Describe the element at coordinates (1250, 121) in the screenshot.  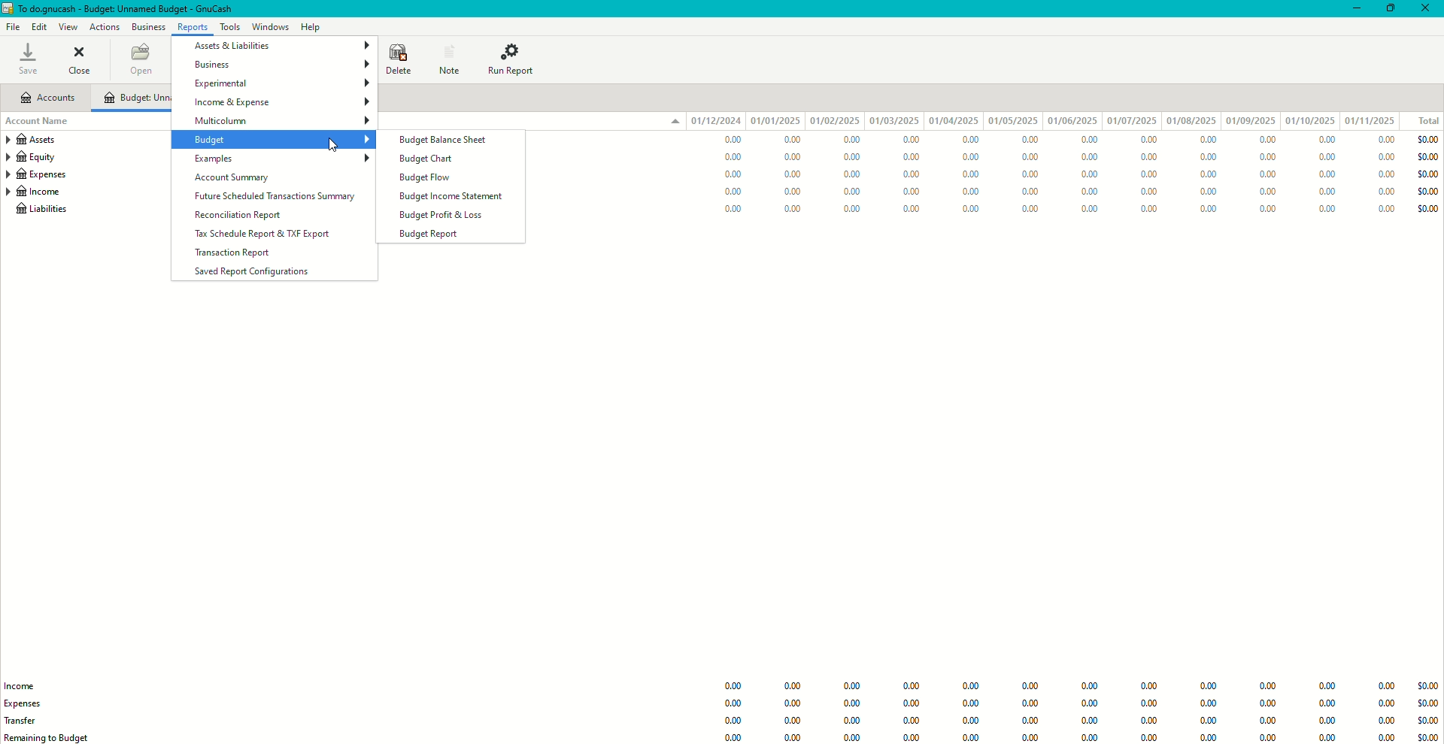
I see `01/09/2025` at that location.